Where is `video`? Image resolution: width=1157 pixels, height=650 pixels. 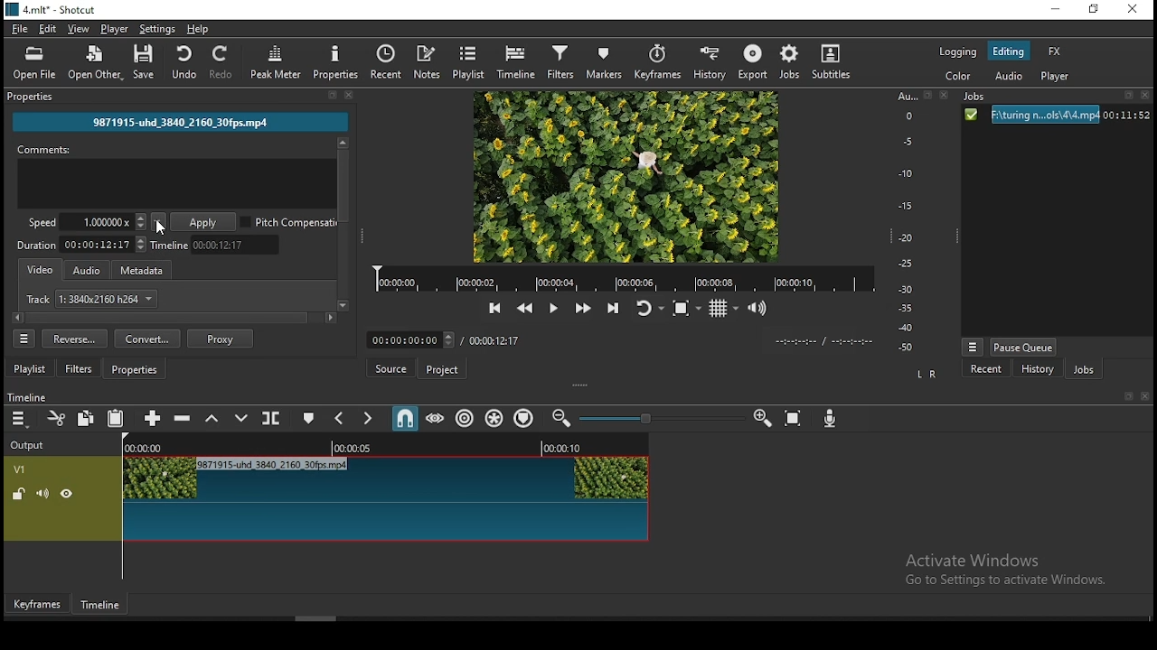 video is located at coordinates (38, 268).